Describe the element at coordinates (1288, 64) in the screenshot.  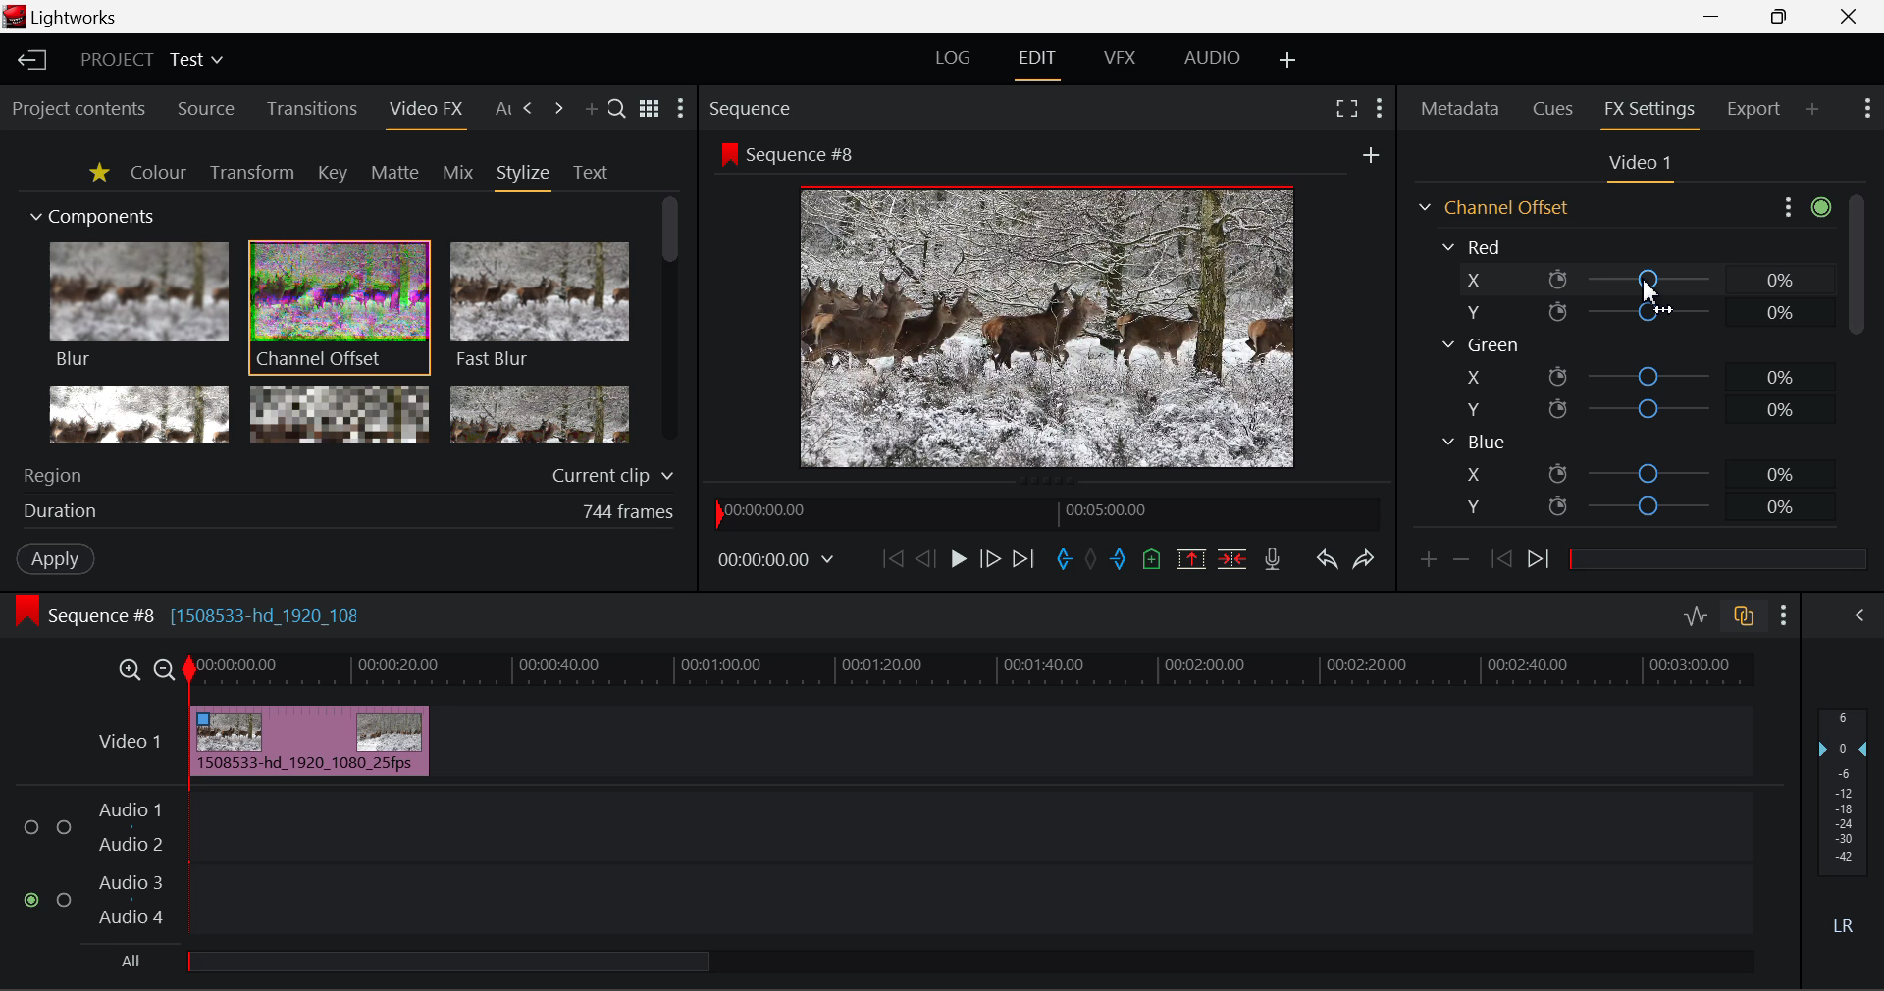
I see `Add Layout` at that location.